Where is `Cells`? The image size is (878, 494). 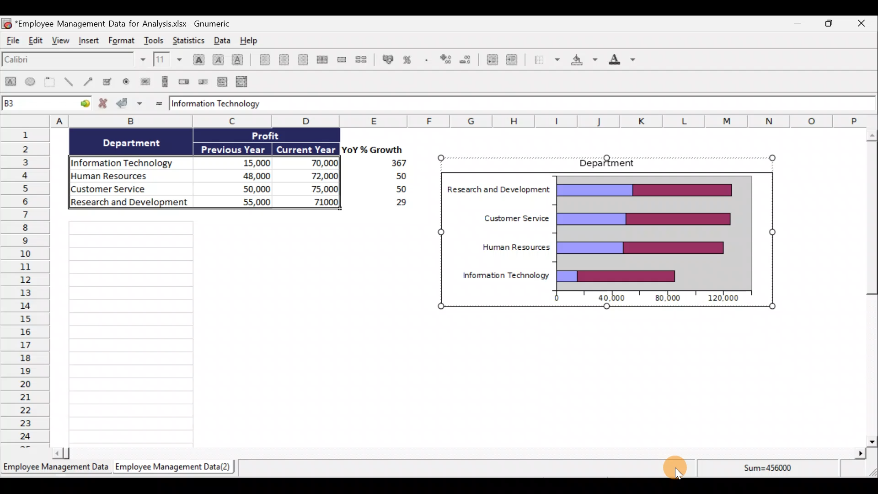 Cells is located at coordinates (238, 332).